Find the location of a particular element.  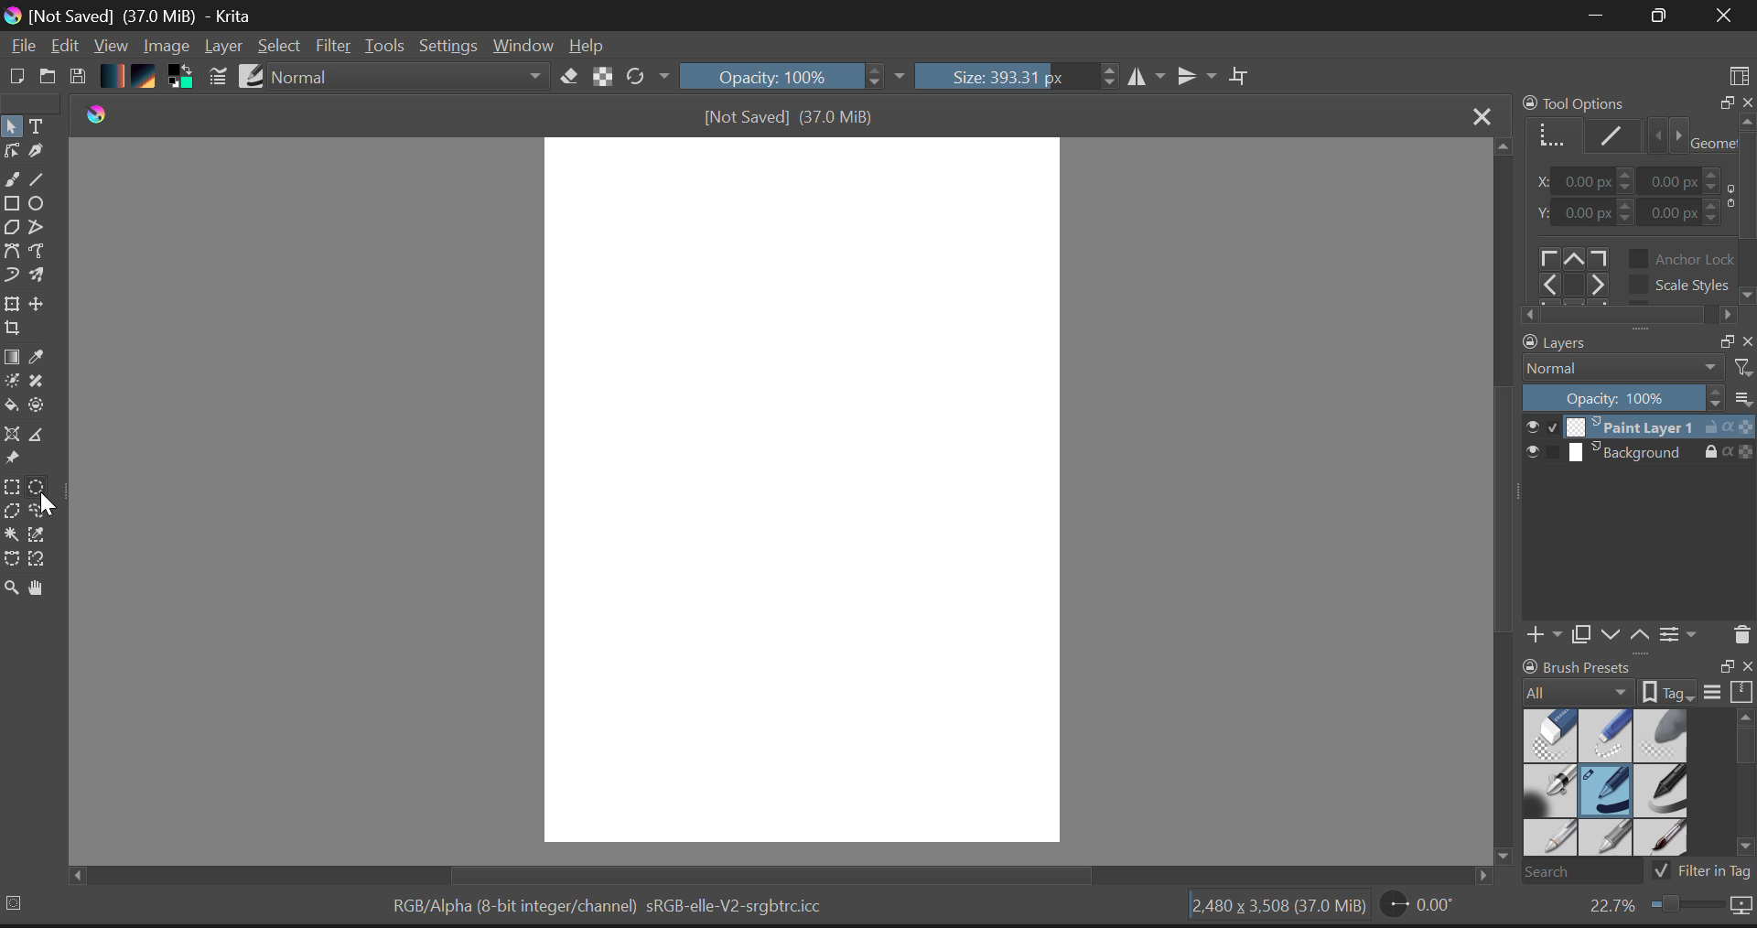

Opacity is located at coordinates (795, 78).